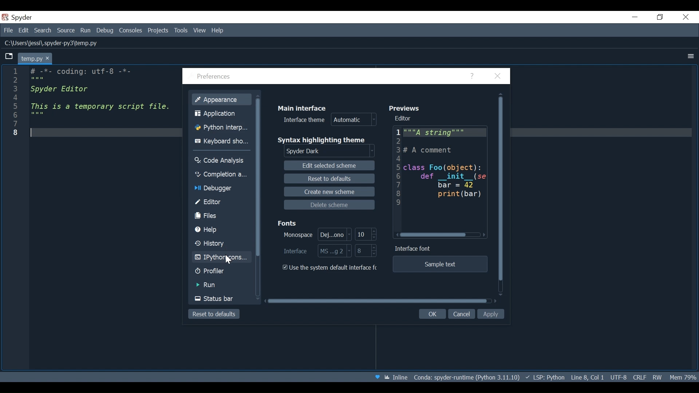 The width and height of the screenshot is (699, 393). Describe the element at coordinates (219, 244) in the screenshot. I see `History` at that location.